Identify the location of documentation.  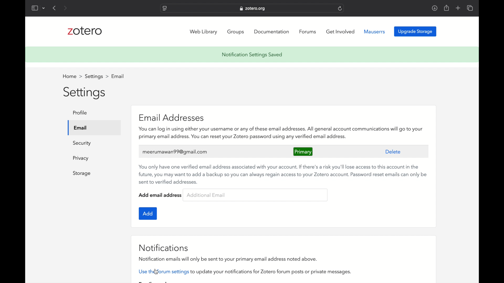
(271, 32).